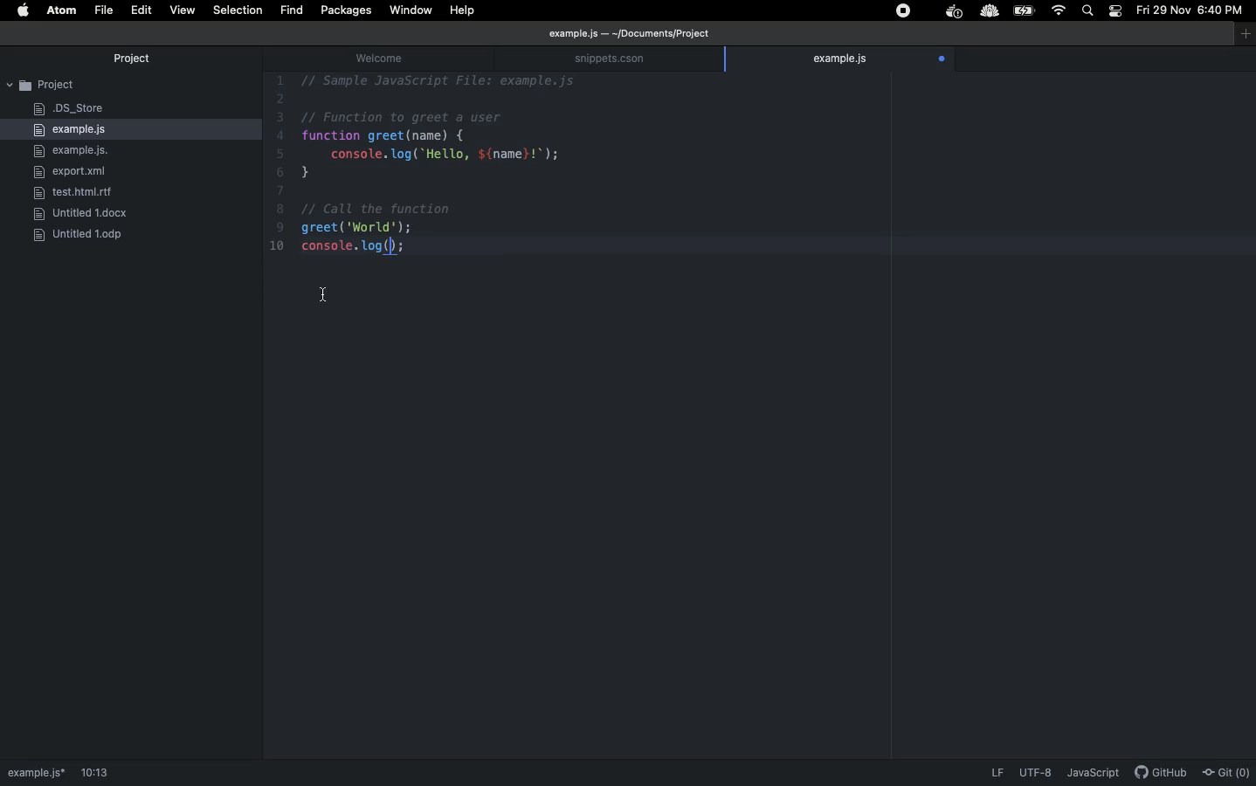  What do you see at coordinates (96, 771) in the screenshot?
I see `1:1` at bounding box center [96, 771].